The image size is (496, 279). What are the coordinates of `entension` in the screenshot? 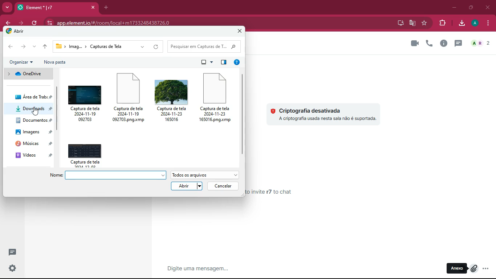 It's located at (441, 23).